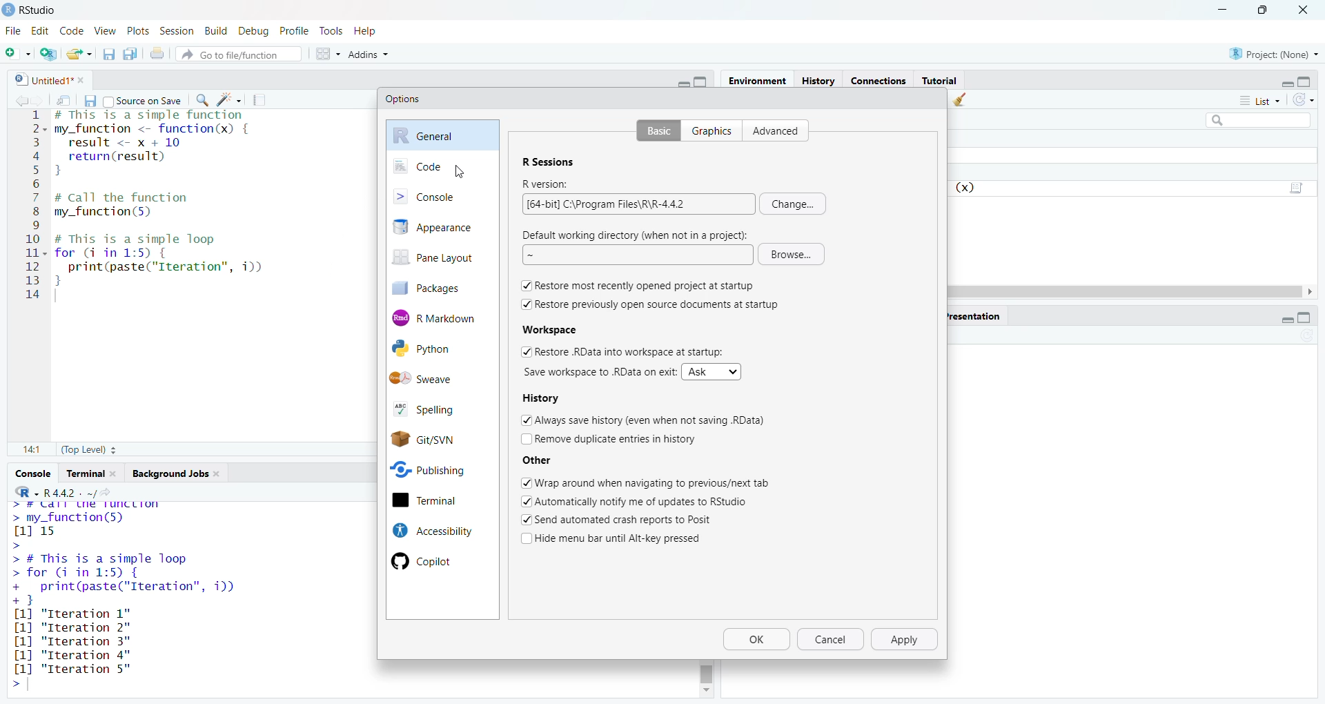 This screenshot has height=704, width=1325. What do you see at coordinates (75, 627) in the screenshot?
I see `[1] "Iteration 2"` at bounding box center [75, 627].